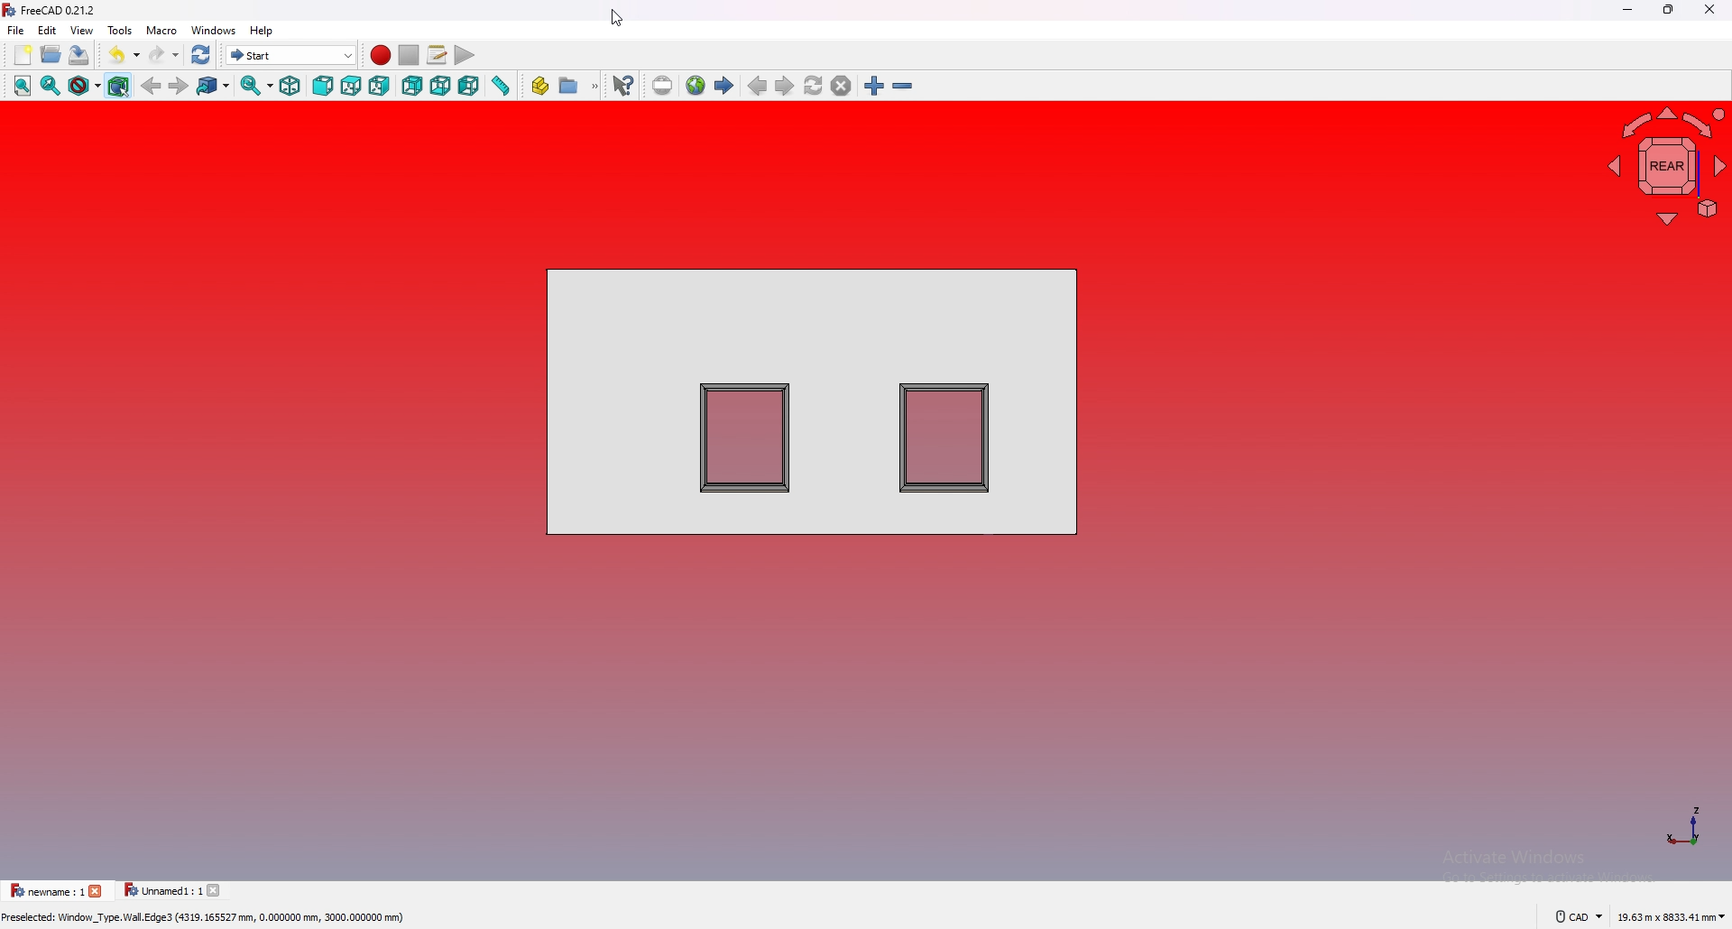  I want to click on measure distance, so click(500, 86).